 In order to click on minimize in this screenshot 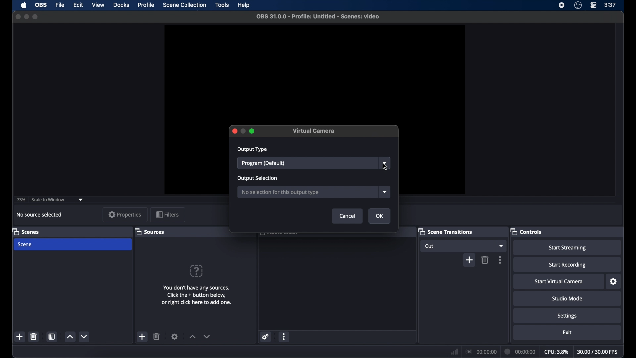, I will do `click(26, 17)`.